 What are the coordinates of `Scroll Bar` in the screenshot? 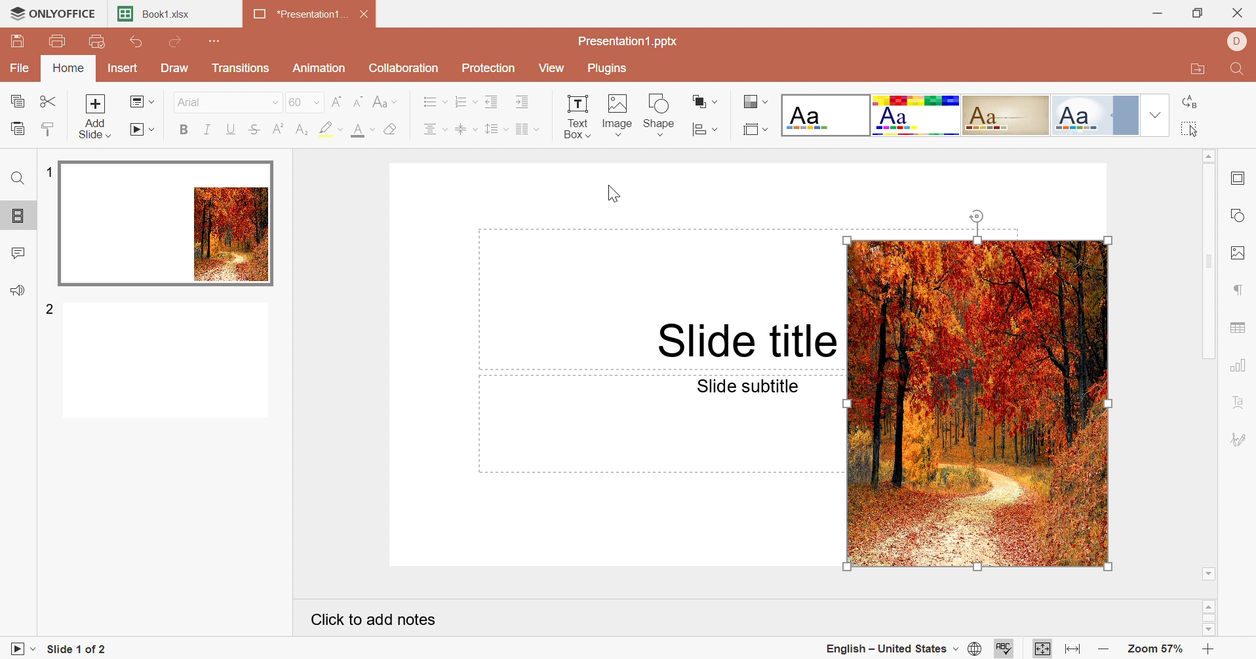 It's located at (1209, 366).